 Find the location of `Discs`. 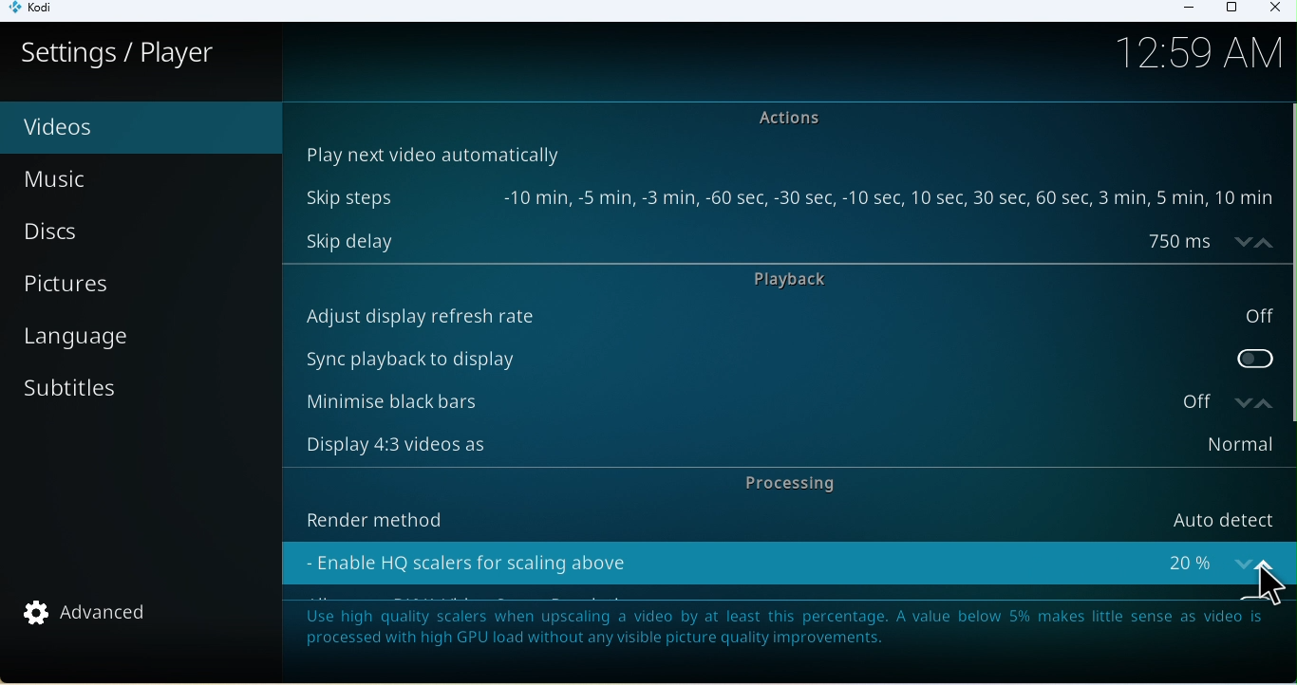

Discs is located at coordinates (129, 230).